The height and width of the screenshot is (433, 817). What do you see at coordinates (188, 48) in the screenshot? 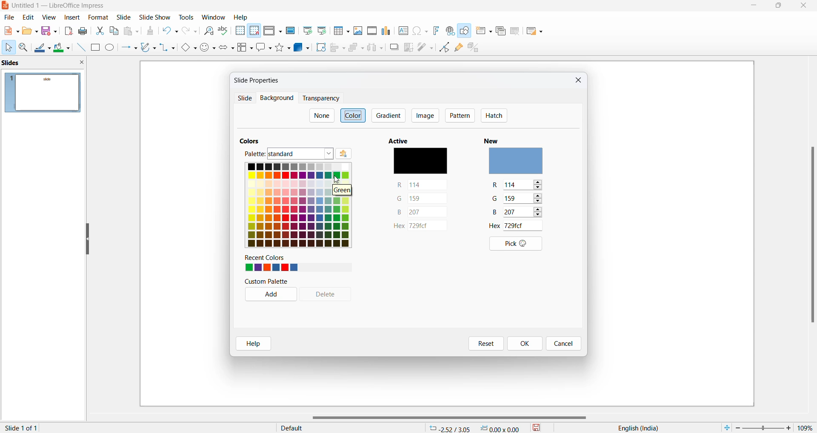
I see `basic shapes` at bounding box center [188, 48].